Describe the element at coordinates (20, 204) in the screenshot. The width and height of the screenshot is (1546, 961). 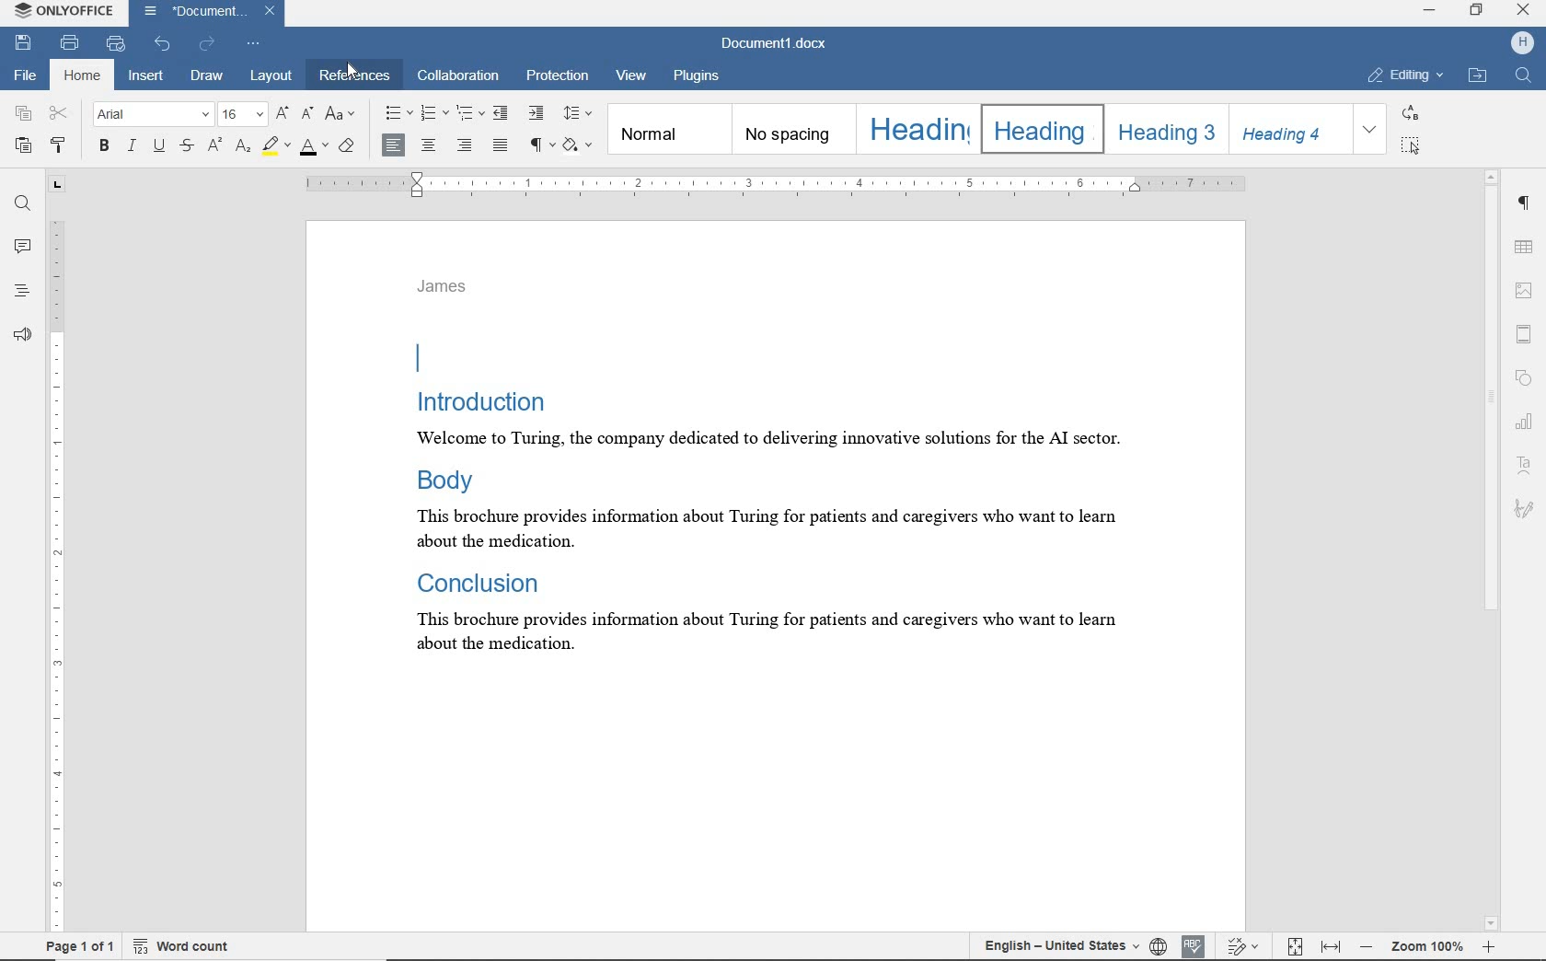
I see `find` at that location.